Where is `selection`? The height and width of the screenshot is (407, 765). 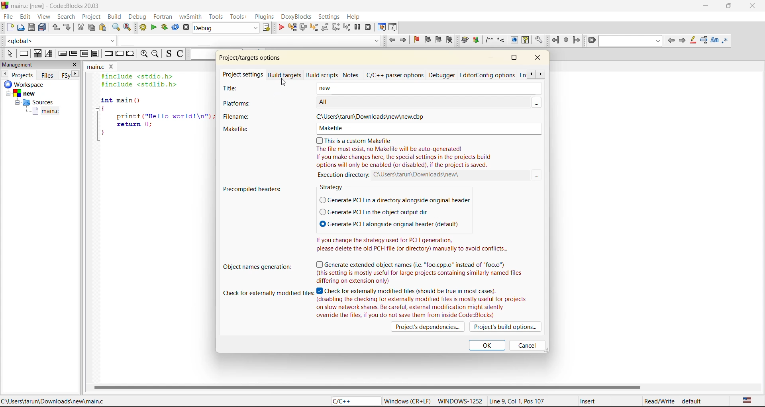
selection is located at coordinates (50, 53).